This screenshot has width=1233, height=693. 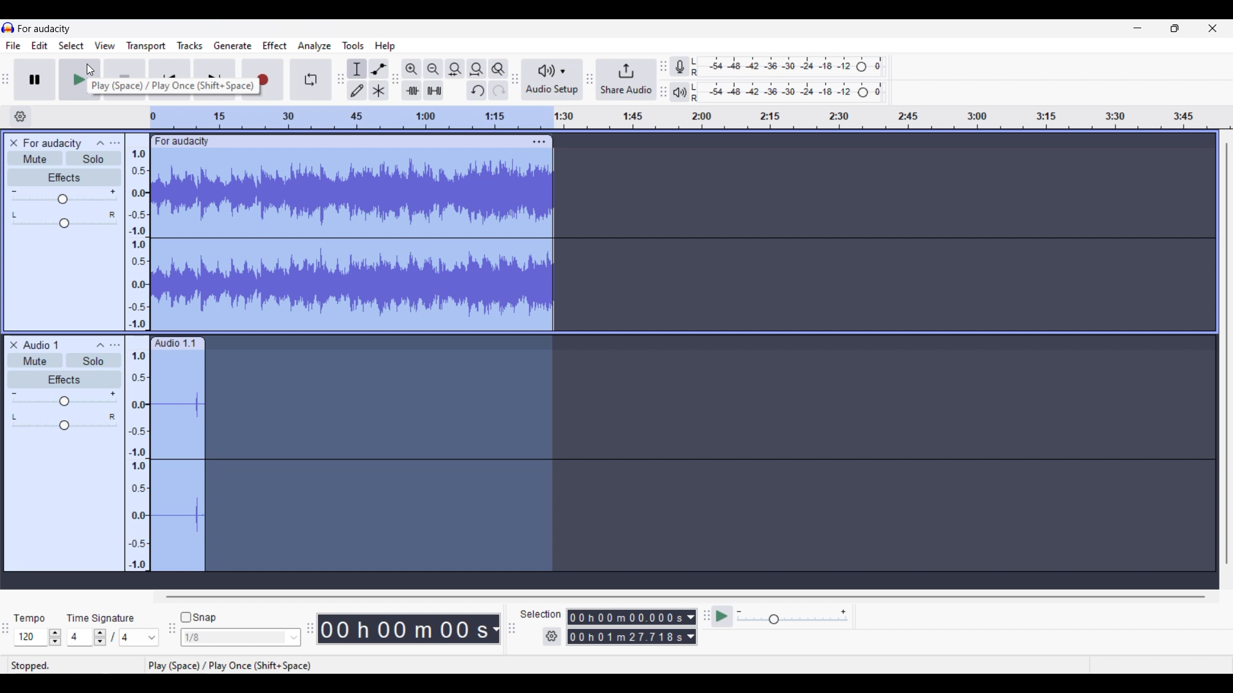 I want to click on play at speed, so click(x=722, y=616).